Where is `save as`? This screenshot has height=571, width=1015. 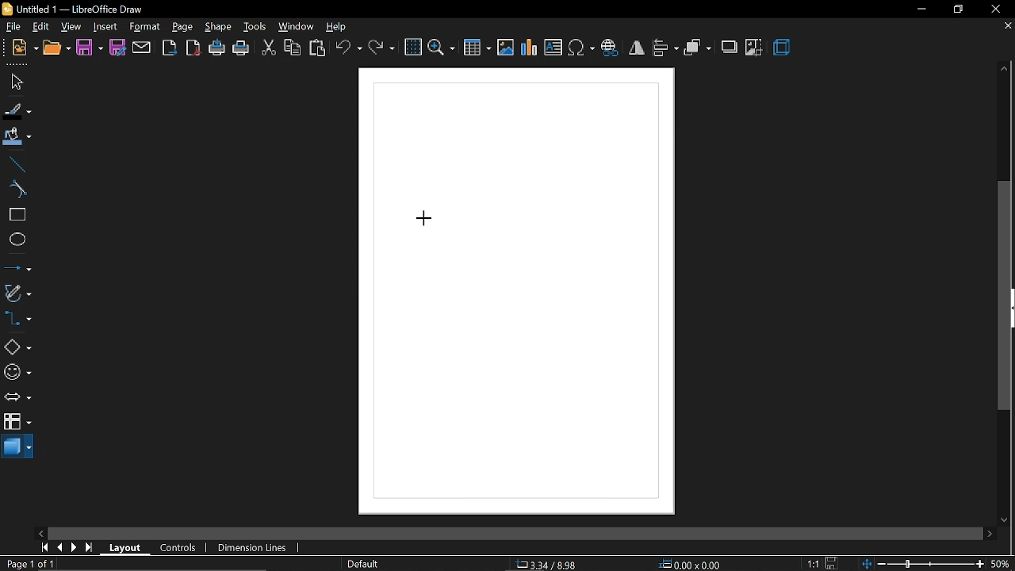 save as is located at coordinates (118, 48).